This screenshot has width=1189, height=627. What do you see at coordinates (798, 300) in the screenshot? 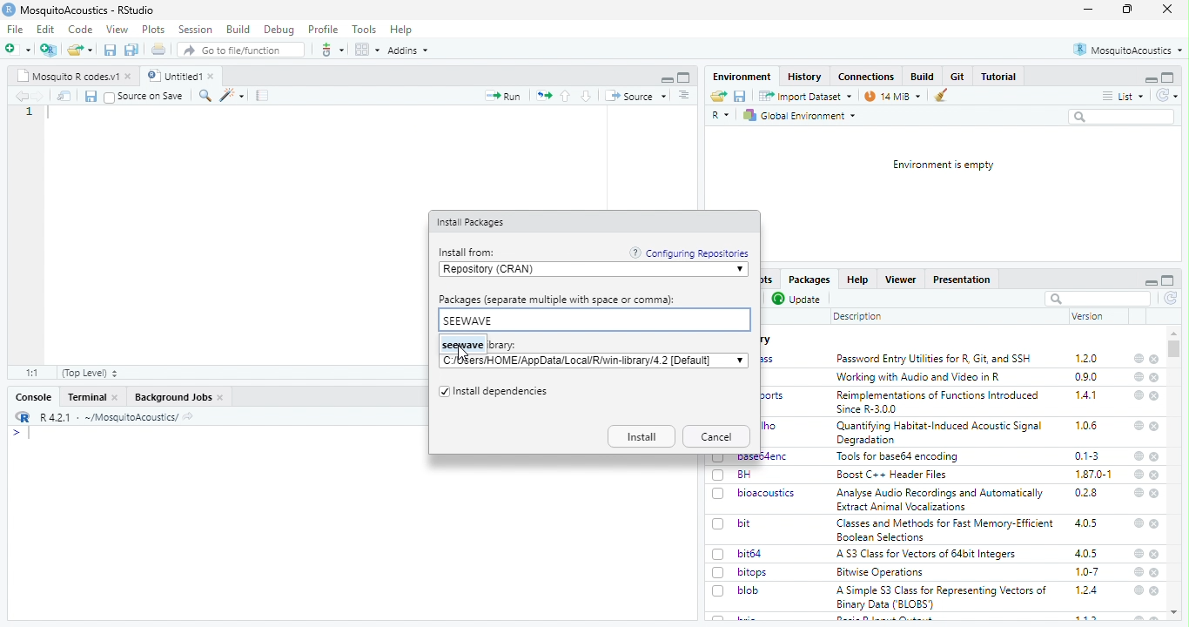
I see `update` at bounding box center [798, 300].